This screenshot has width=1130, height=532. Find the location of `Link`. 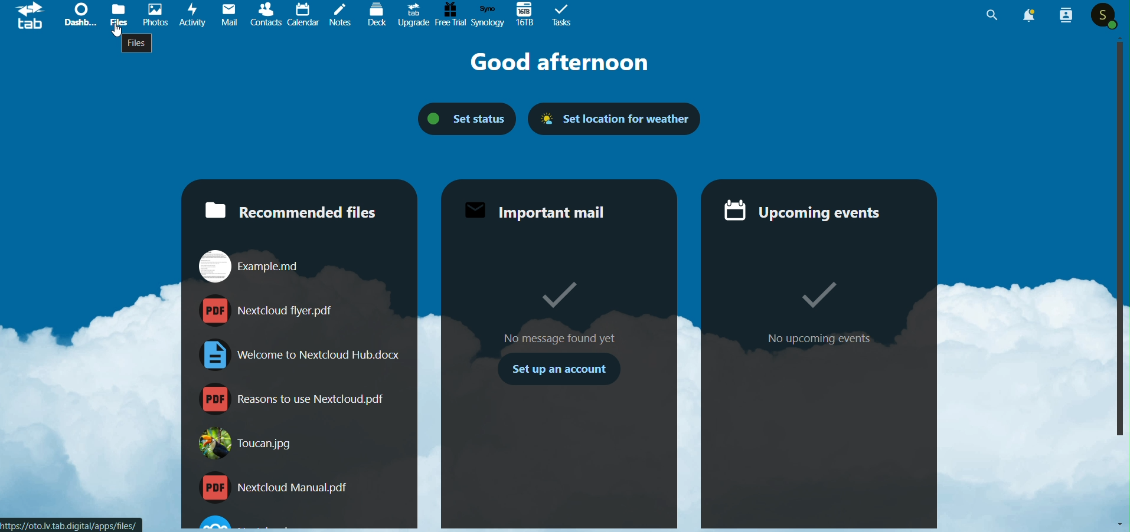

Link is located at coordinates (75, 523).